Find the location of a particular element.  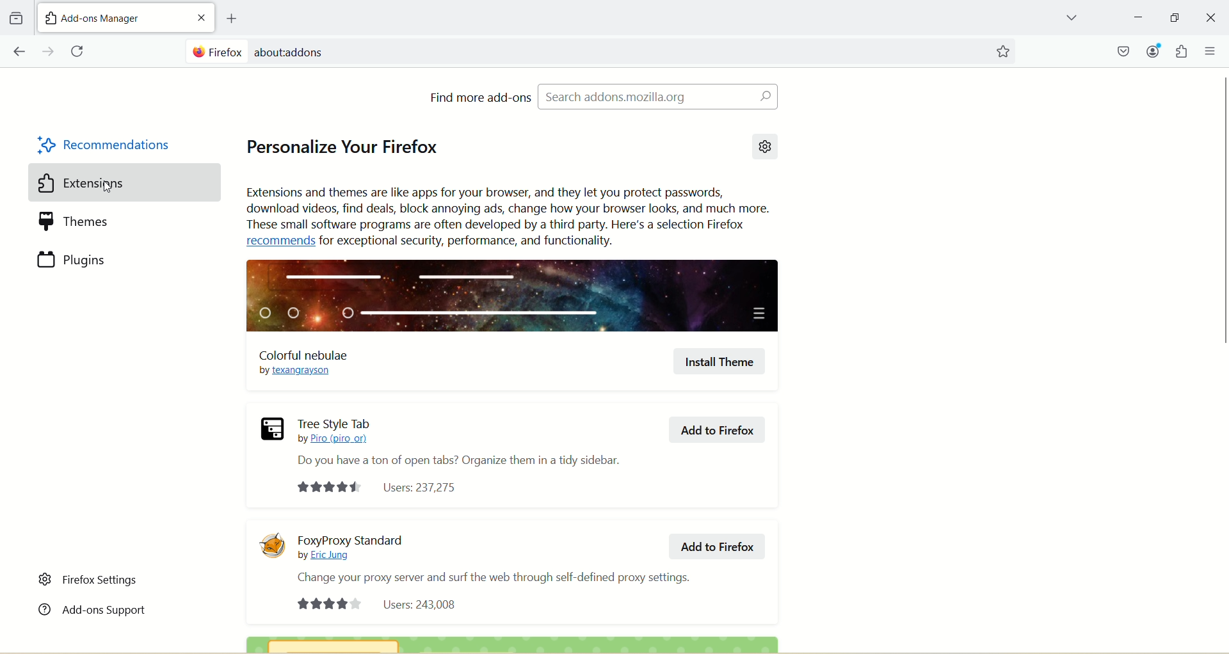

Add to Firefox is located at coordinates (720, 545).